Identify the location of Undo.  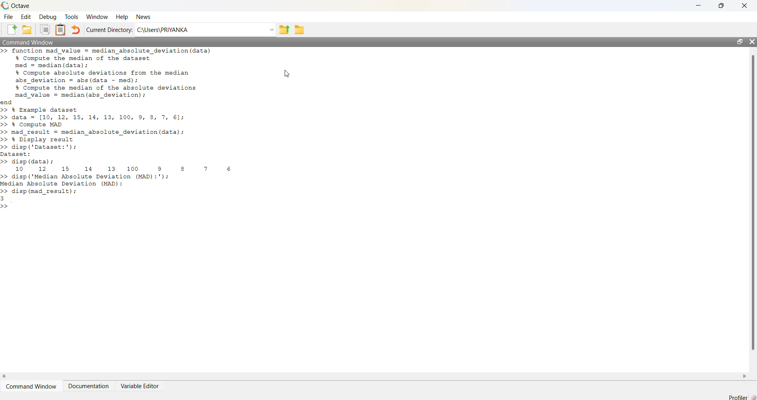
(75, 29).